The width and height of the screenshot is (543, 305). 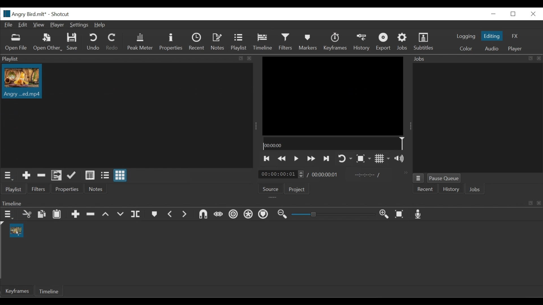 What do you see at coordinates (400, 214) in the screenshot?
I see `Zoom timeline to fit` at bounding box center [400, 214].